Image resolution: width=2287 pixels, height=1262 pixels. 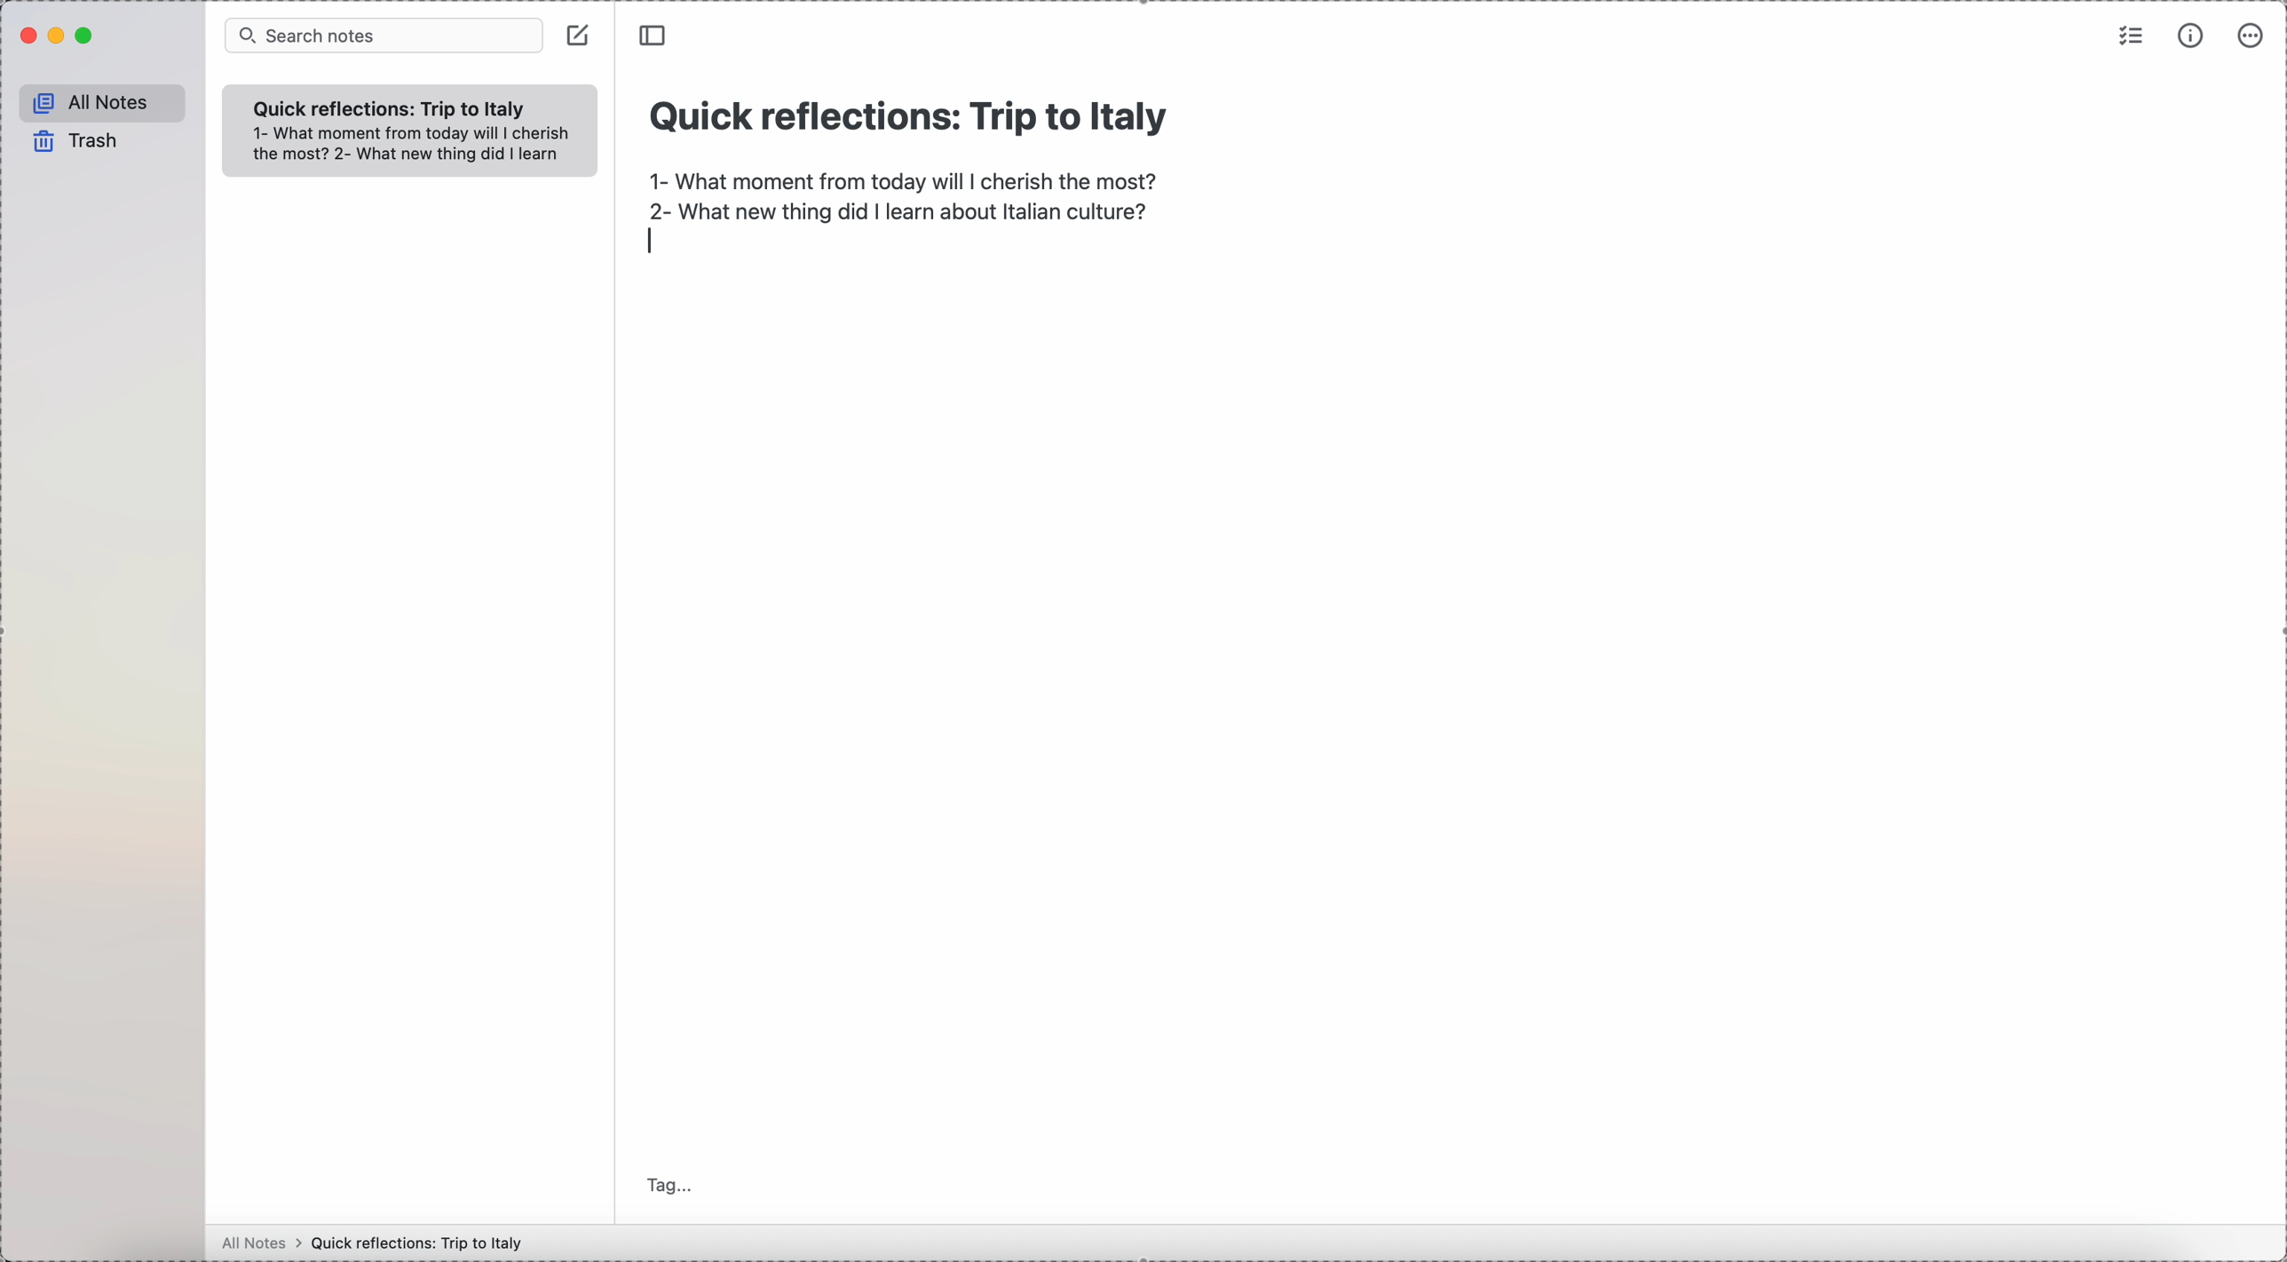 What do you see at coordinates (422, 1242) in the screenshot?
I see `Quick reflections: Trip to Italy` at bounding box center [422, 1242].